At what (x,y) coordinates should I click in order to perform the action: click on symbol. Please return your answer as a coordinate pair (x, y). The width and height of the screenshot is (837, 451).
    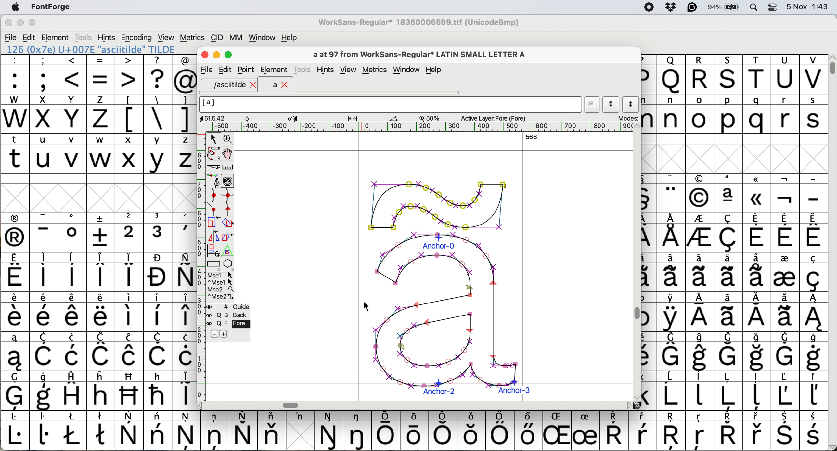
    Looking at the image, I should click on (671, 312).